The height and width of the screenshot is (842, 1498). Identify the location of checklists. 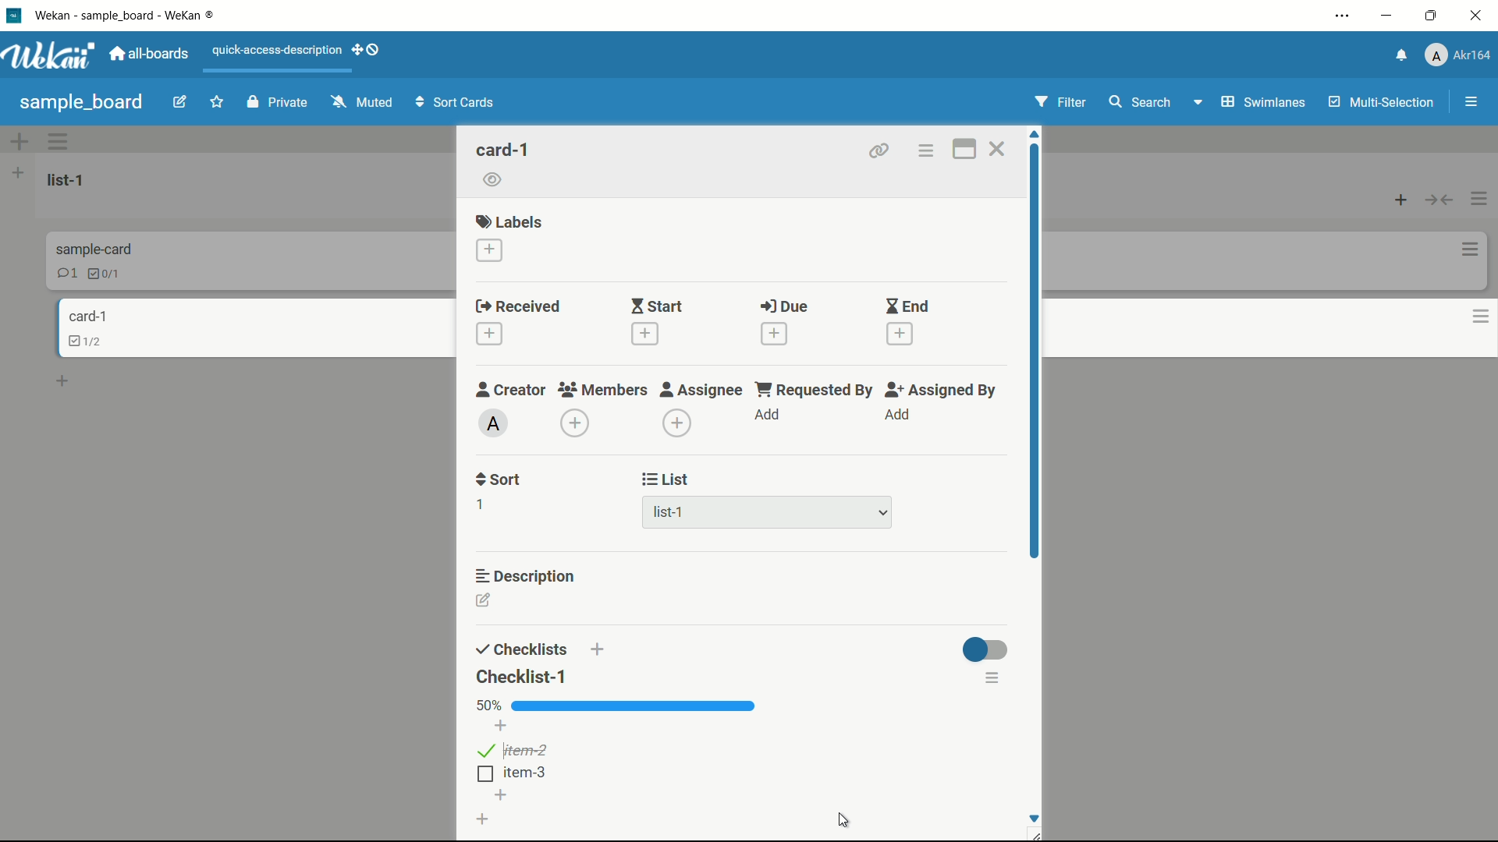
(519, 649).